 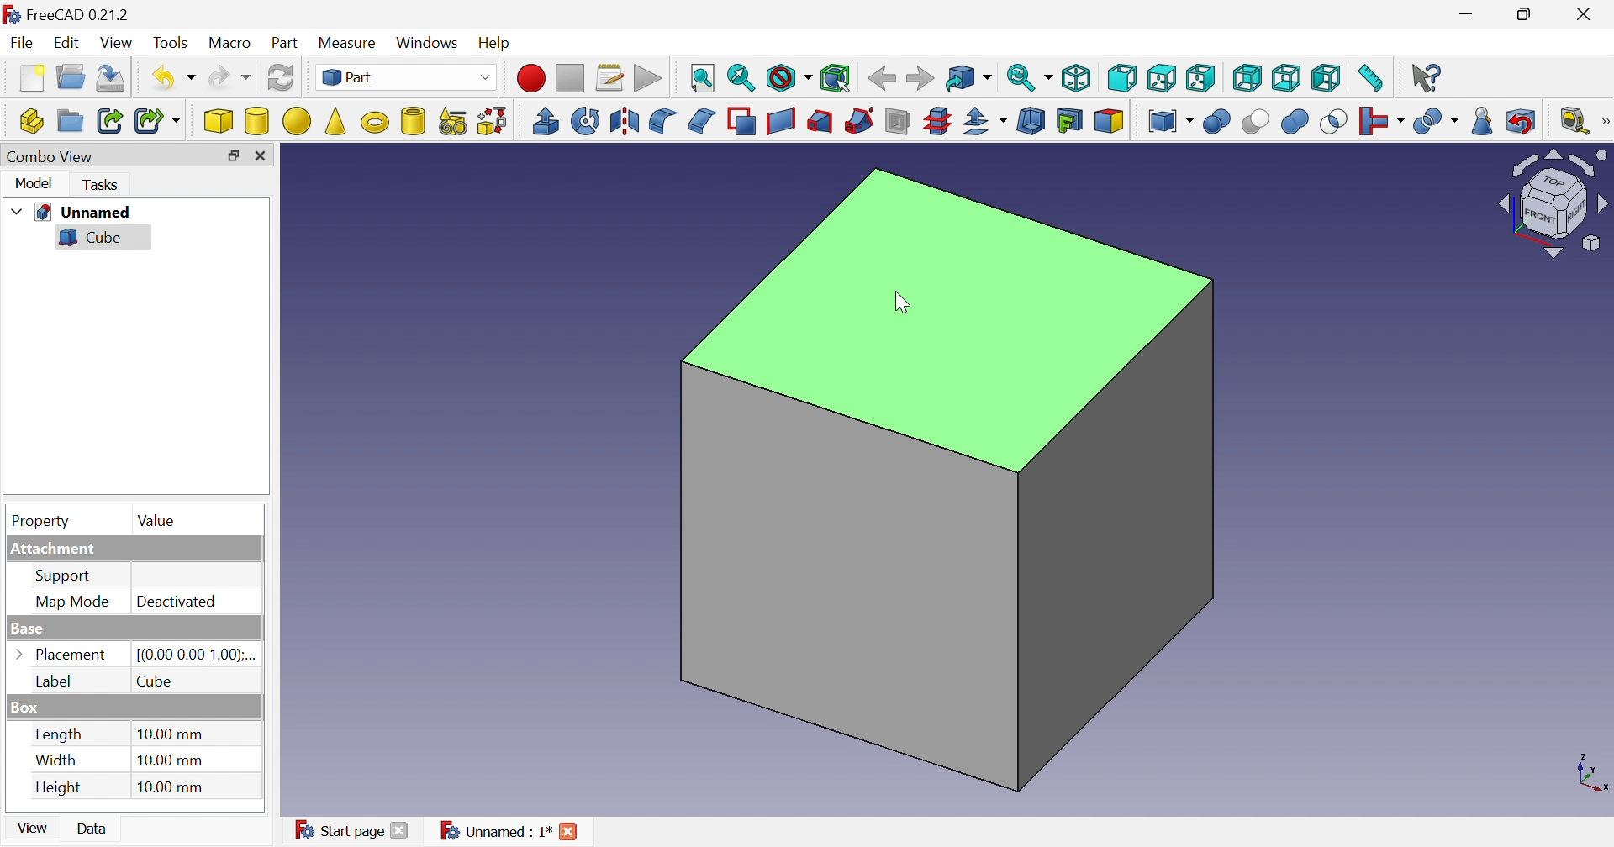 I want to click on Close, so click(x=263, y=155).